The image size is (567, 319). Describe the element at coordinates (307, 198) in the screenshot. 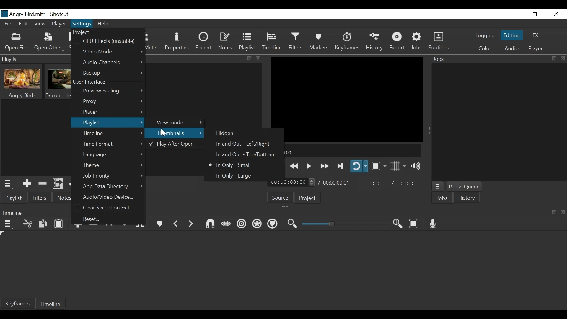

I see `Project` at that location.